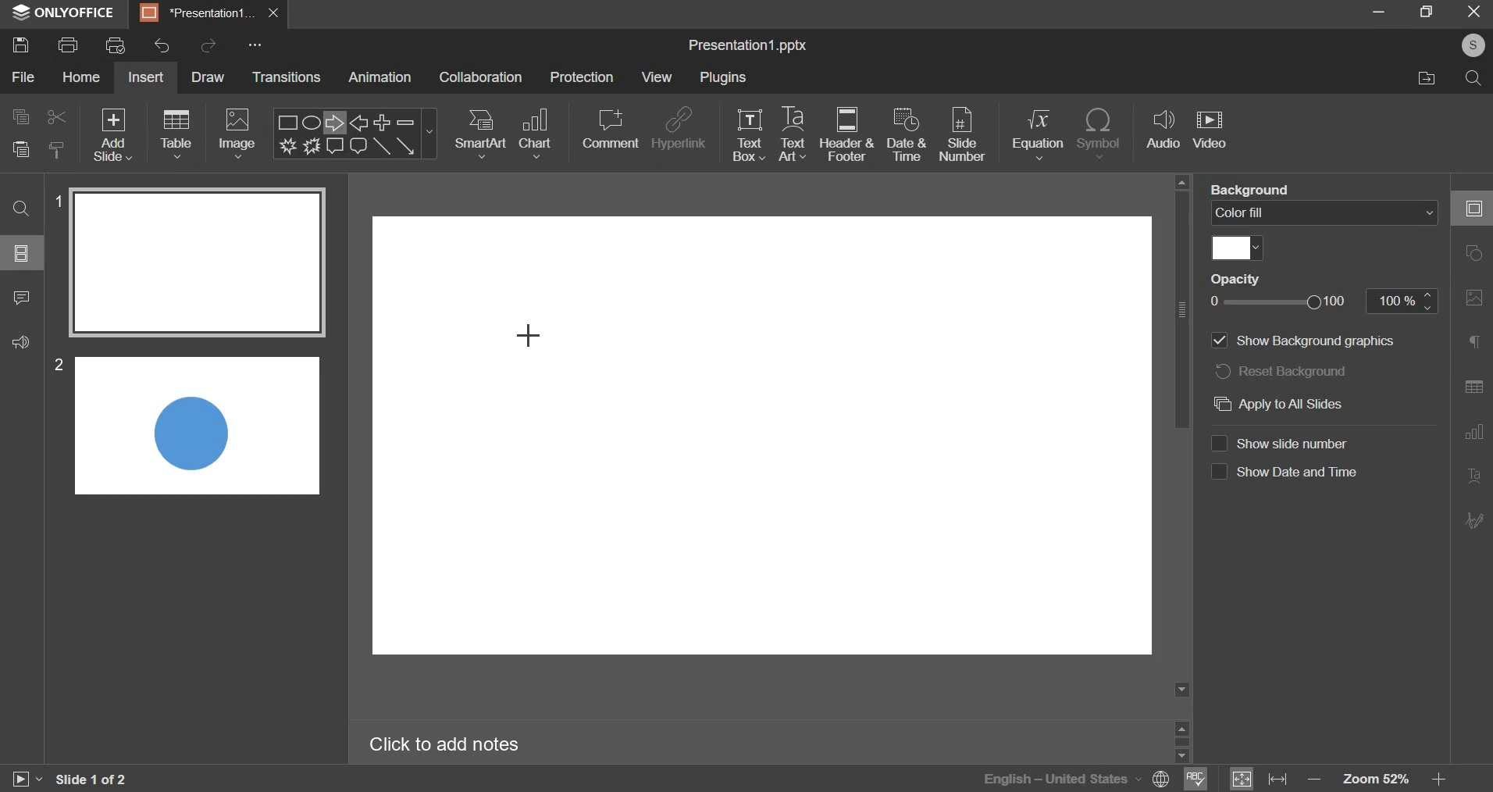  I want to click on Minus, so click(406, 122).